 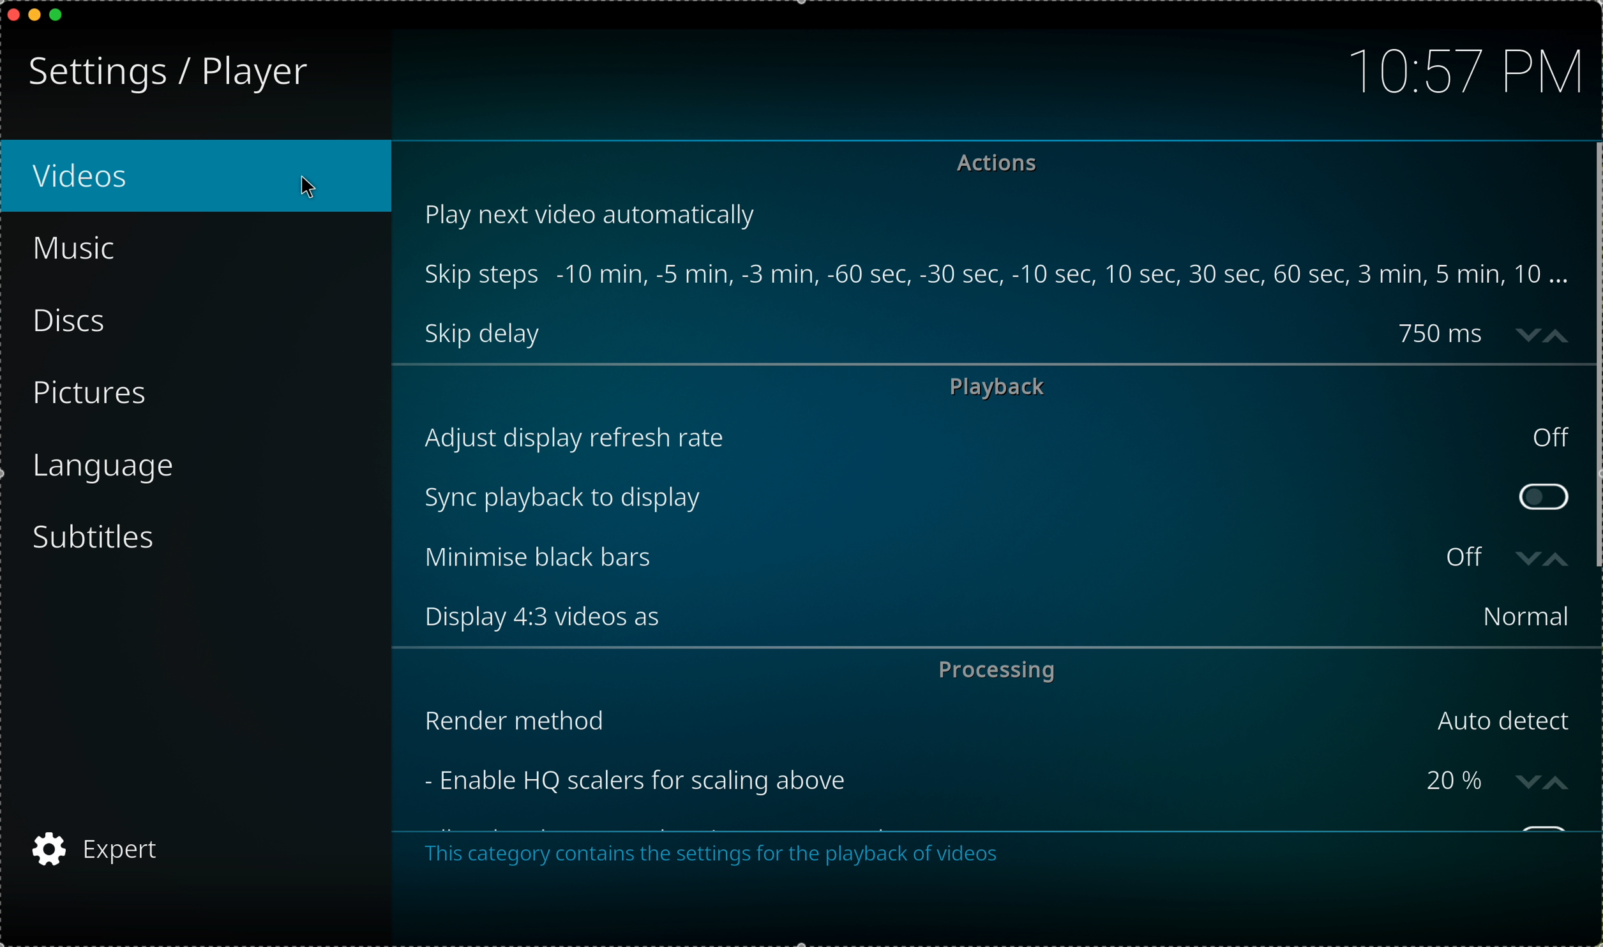 What do you see at coordinates (998, 387) in the screenshot?
I see `playback` at bounding box center [998, 387].